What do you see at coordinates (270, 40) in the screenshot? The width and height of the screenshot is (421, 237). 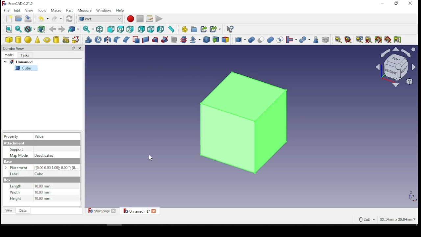 I see `union` at bounding box center [270, 40].